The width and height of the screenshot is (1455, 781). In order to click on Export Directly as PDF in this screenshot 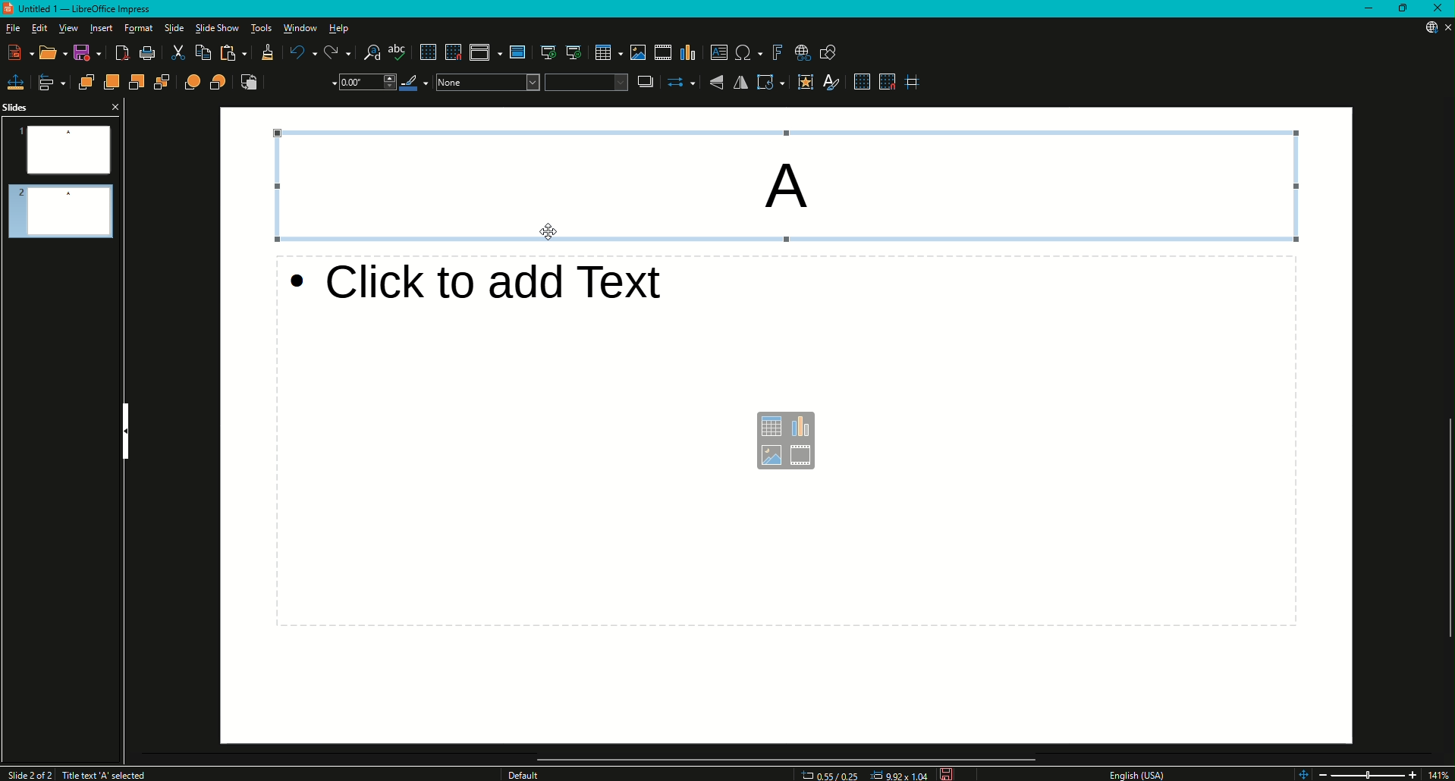, I will do `click(121, 53)`.